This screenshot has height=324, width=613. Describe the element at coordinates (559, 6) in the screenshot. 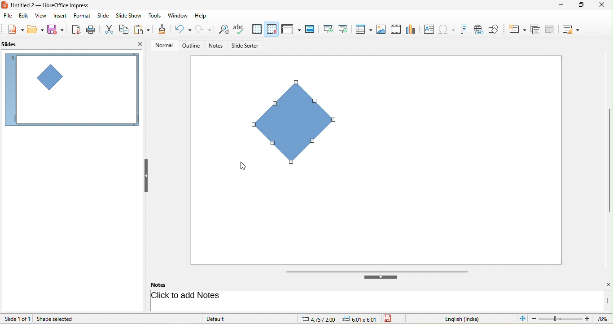

I see `minimize` at that location.